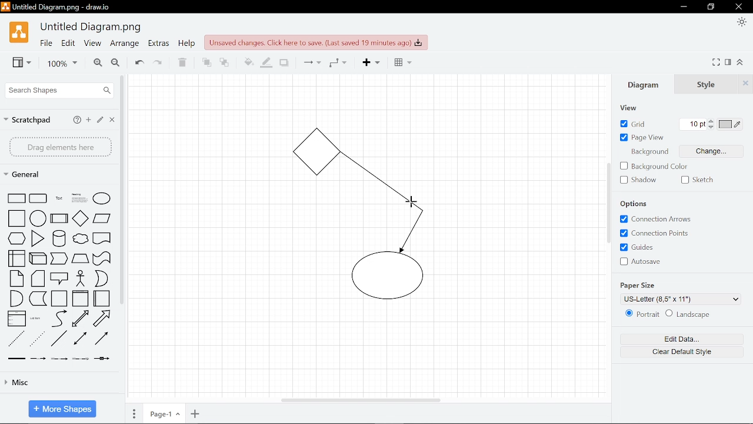  What do you see at coordinates (95, 63) in the screenshot?
I see `Zoom in` at bounding box center [95, 63].